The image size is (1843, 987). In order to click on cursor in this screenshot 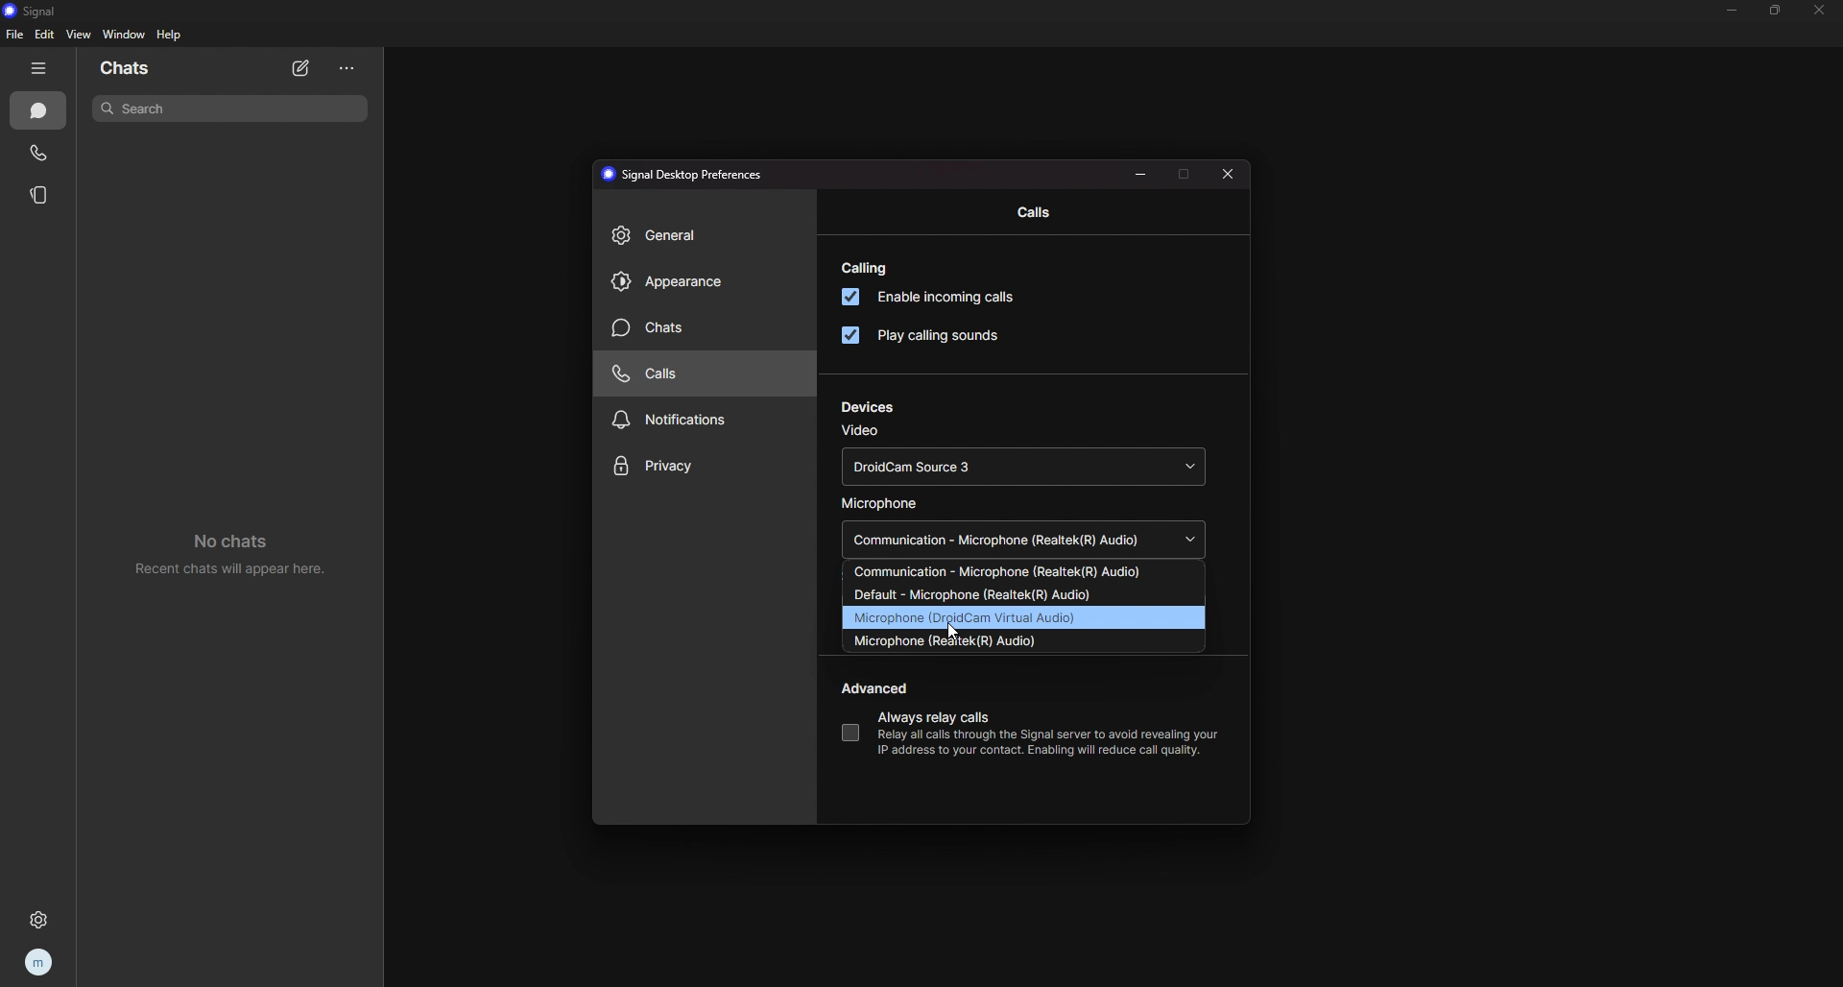, I will do `click(956, 628)`.